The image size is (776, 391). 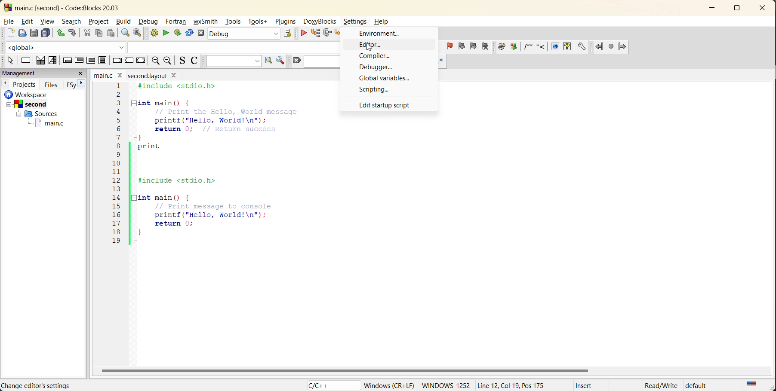 What do you see at coordinates (8, 33) in the screenshot?
I see `new` at bounding box center [8, 33].